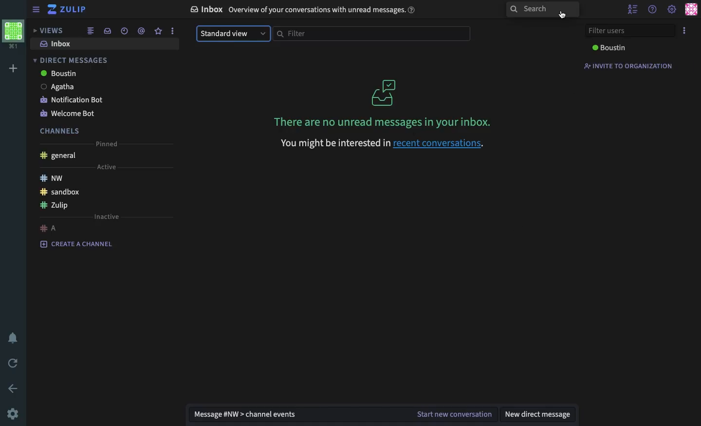 This screenshot has width=701, height=426. Describe the element at coordinates (124, 30) in the screenshot. I see `date time` at that location.